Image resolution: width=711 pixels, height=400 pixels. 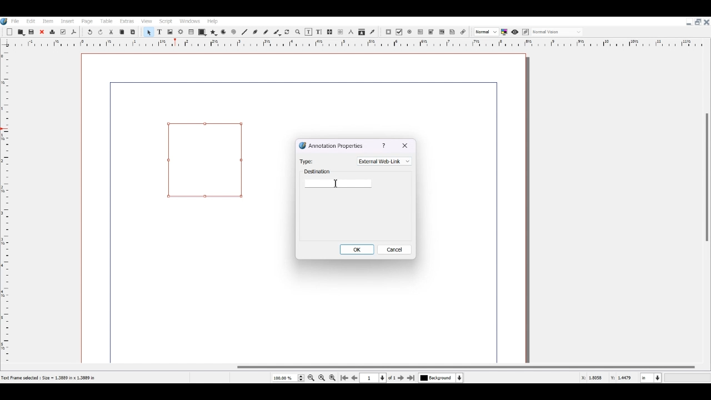 I want to click on Freehand line, so click(x=266, y=32).